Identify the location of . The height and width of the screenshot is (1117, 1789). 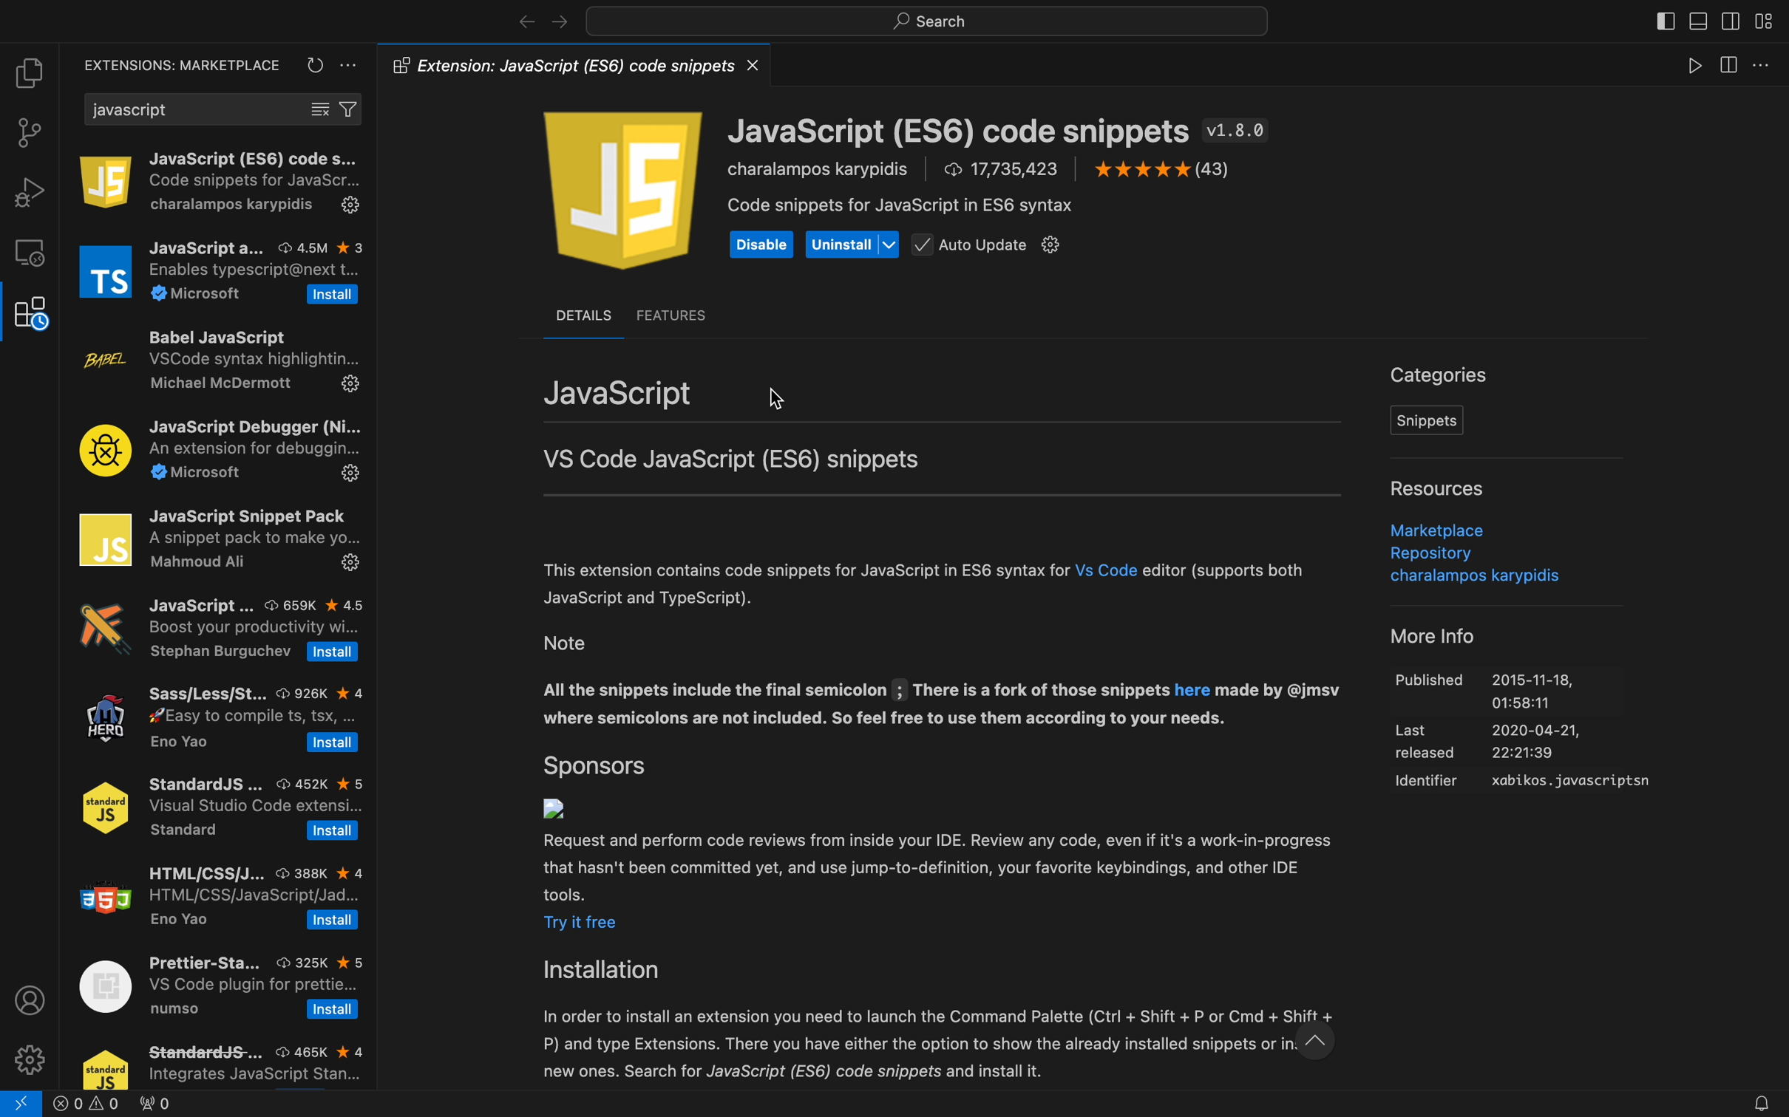
(1496, 686).